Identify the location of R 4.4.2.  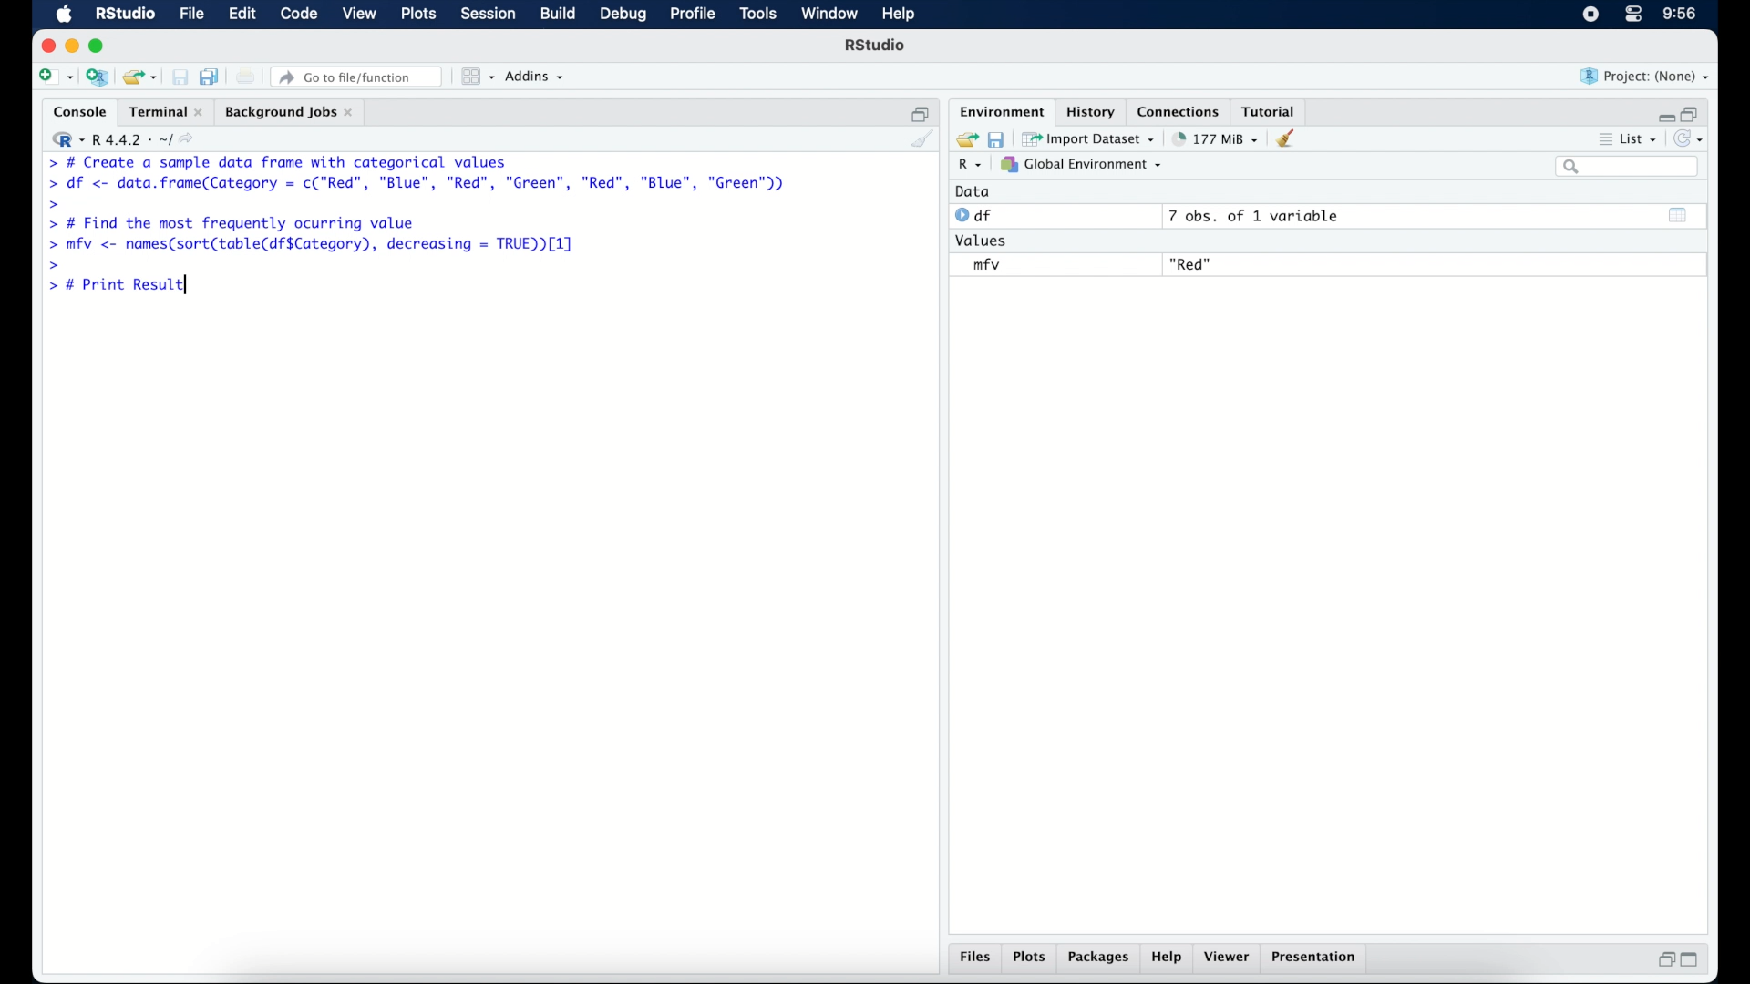
(122, 137).